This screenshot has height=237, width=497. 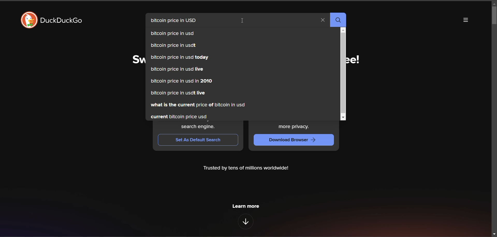 What do you see at coordinates (339, 20) in the screenshot?
I see `search button` at bounding box center [339, 20].